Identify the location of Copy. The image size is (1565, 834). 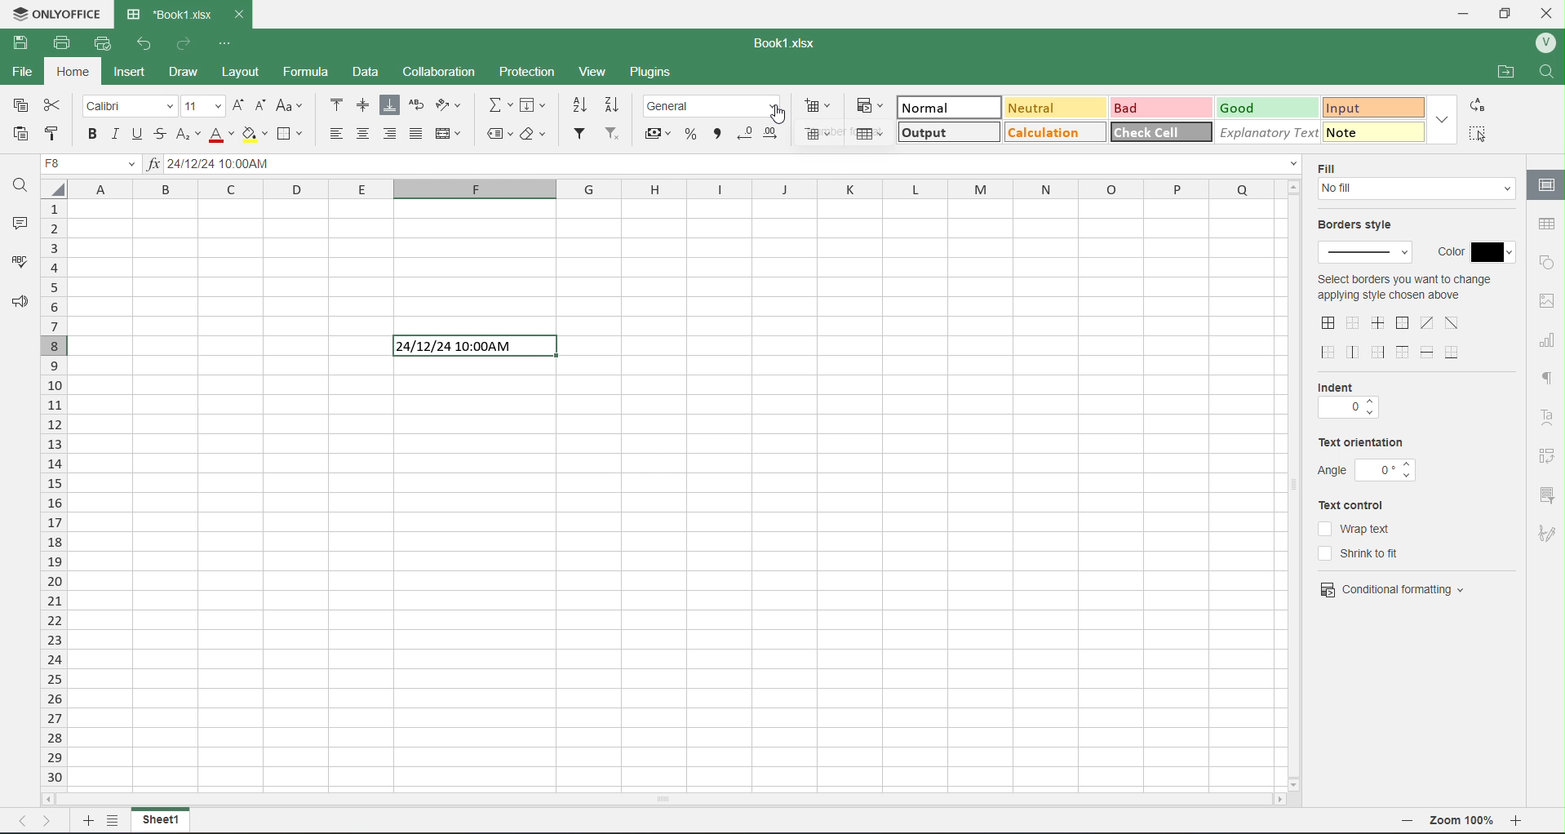
(21, 106).